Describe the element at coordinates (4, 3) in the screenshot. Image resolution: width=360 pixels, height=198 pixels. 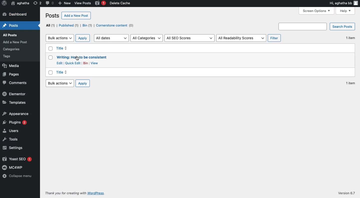
I see `Wordpress logo` at that location.